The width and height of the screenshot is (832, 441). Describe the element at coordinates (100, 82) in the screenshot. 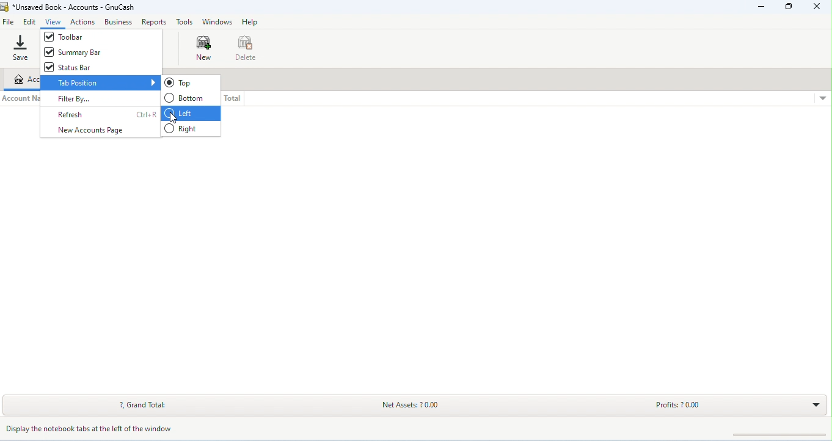

I see `tab position` at that location.